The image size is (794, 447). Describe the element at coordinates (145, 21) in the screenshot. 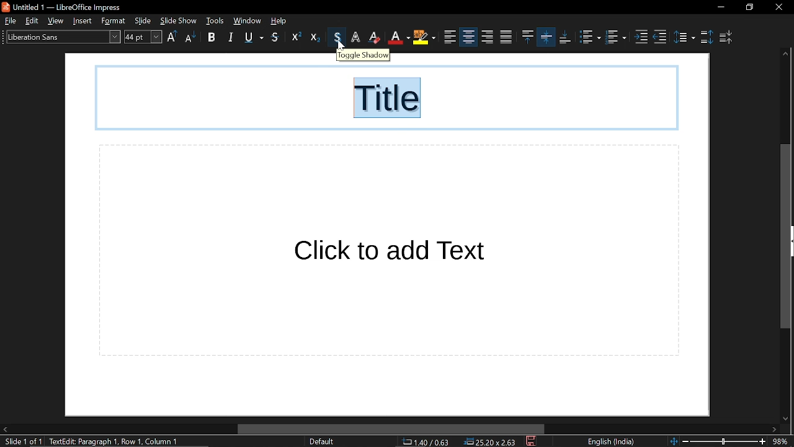

I see `slide` at that location.